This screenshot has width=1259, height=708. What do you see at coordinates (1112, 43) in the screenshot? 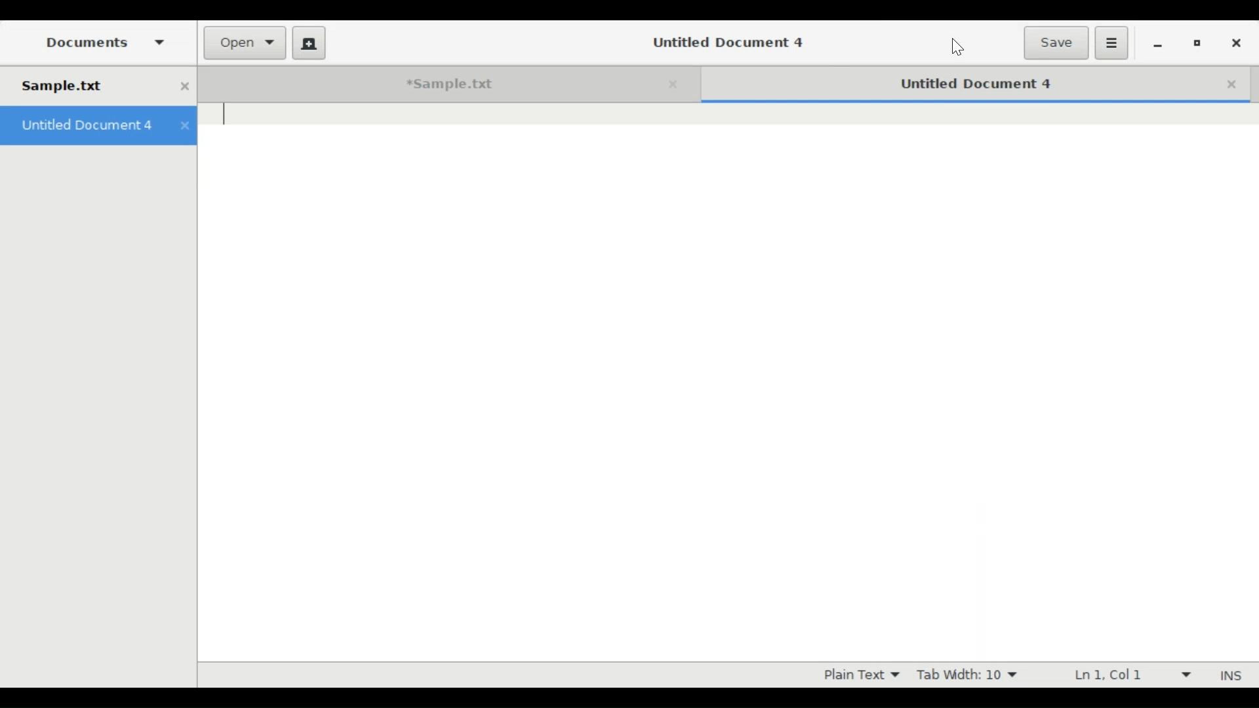
I see `Application menu` at bounding box center [1112, 43].